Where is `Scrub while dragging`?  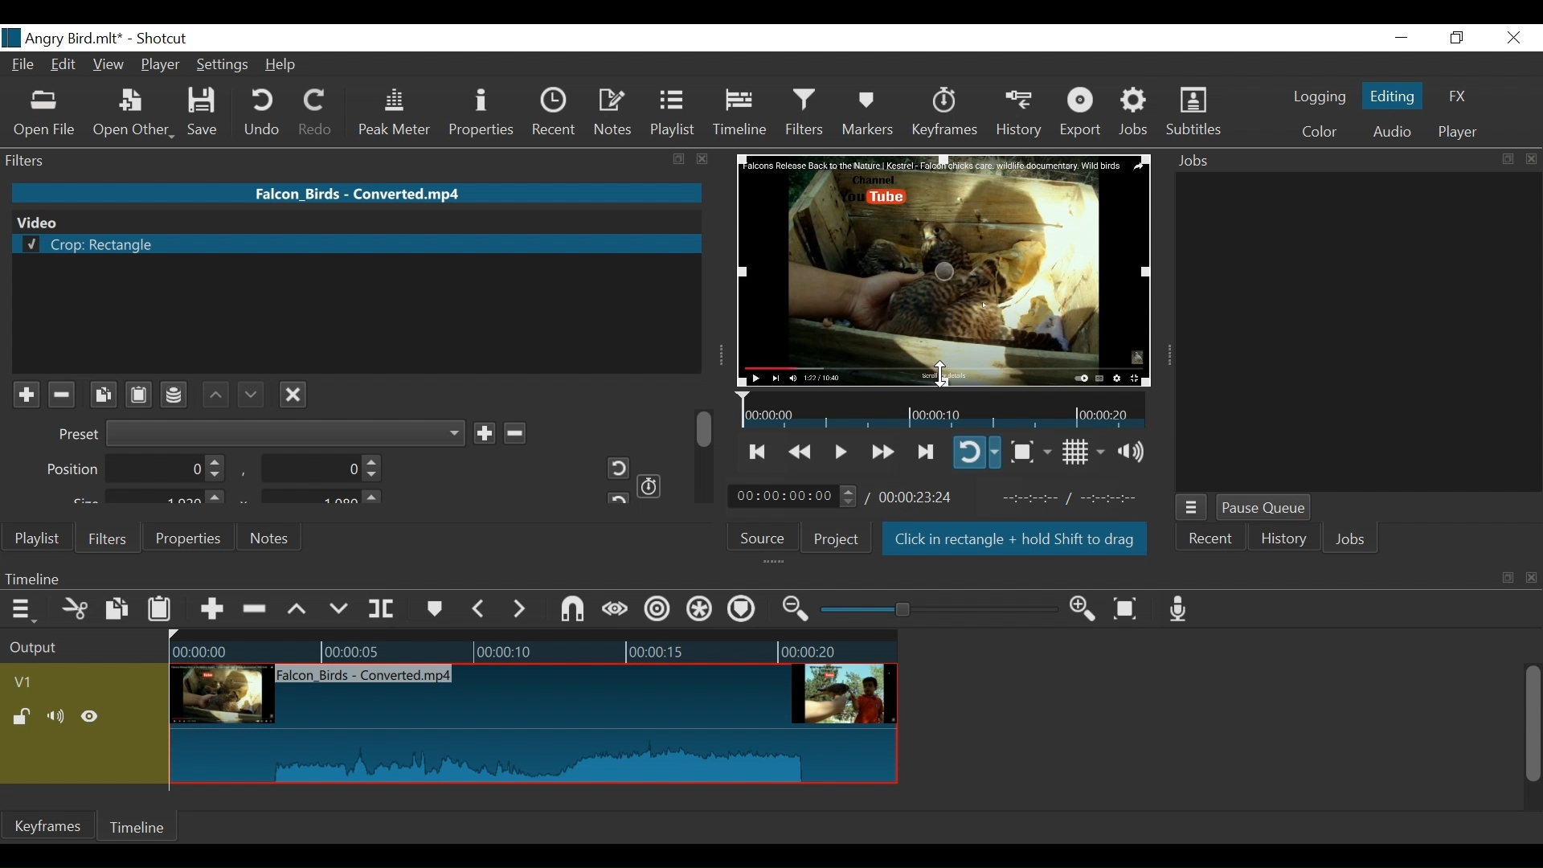 Scrub while dragging is located at coordinates (618, 611).